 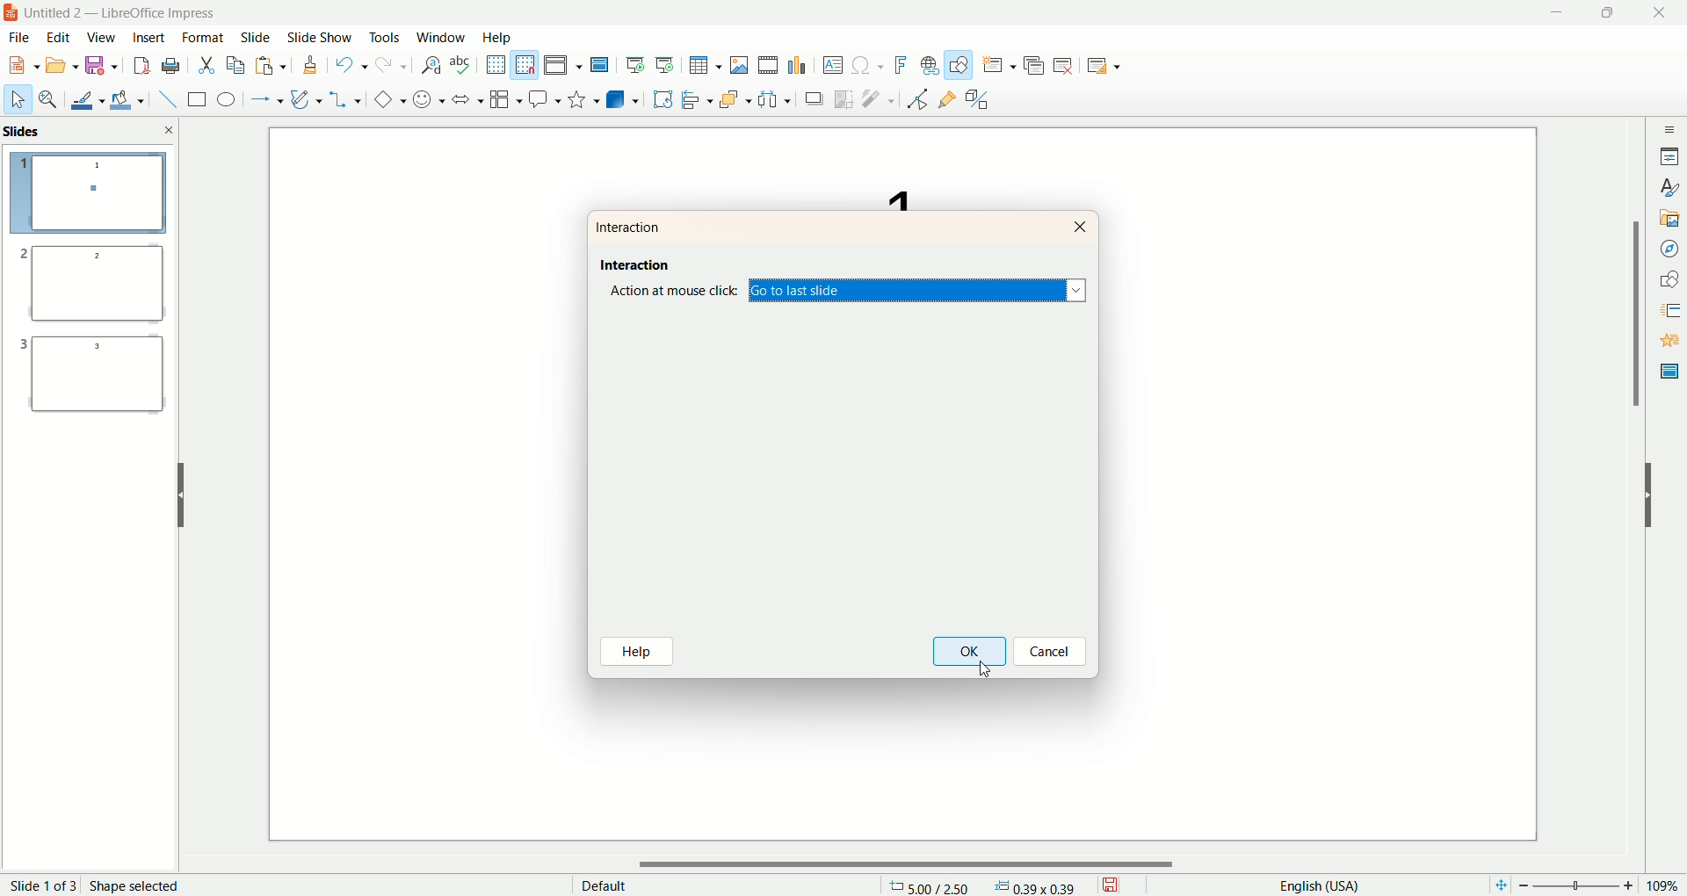 What do you see at coordinates (1495, 885) in the screenshot?
I see `fit page to current window` at bounding box center [1495, 885].